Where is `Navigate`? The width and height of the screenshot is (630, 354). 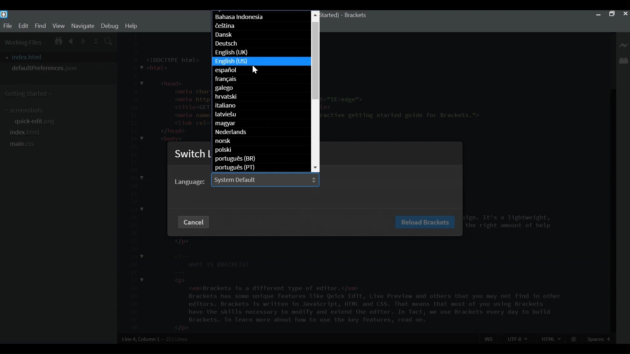 Navigate is located at coordinates (82, 26).